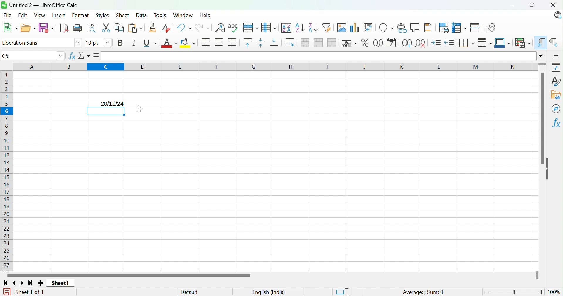 The width and height of the screenshot is (563, 296). I want to click on Scroll to last sheet, so click(31, 283).